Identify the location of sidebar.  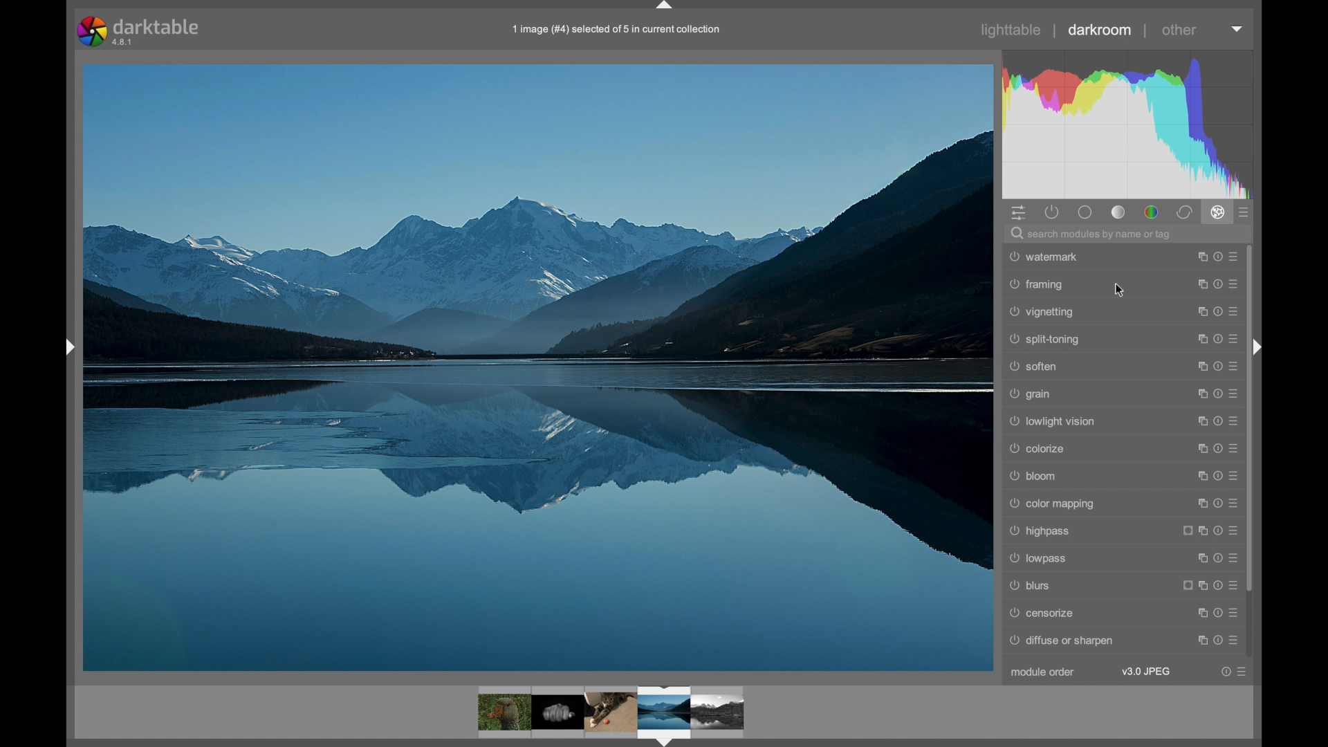
(1260, 348).